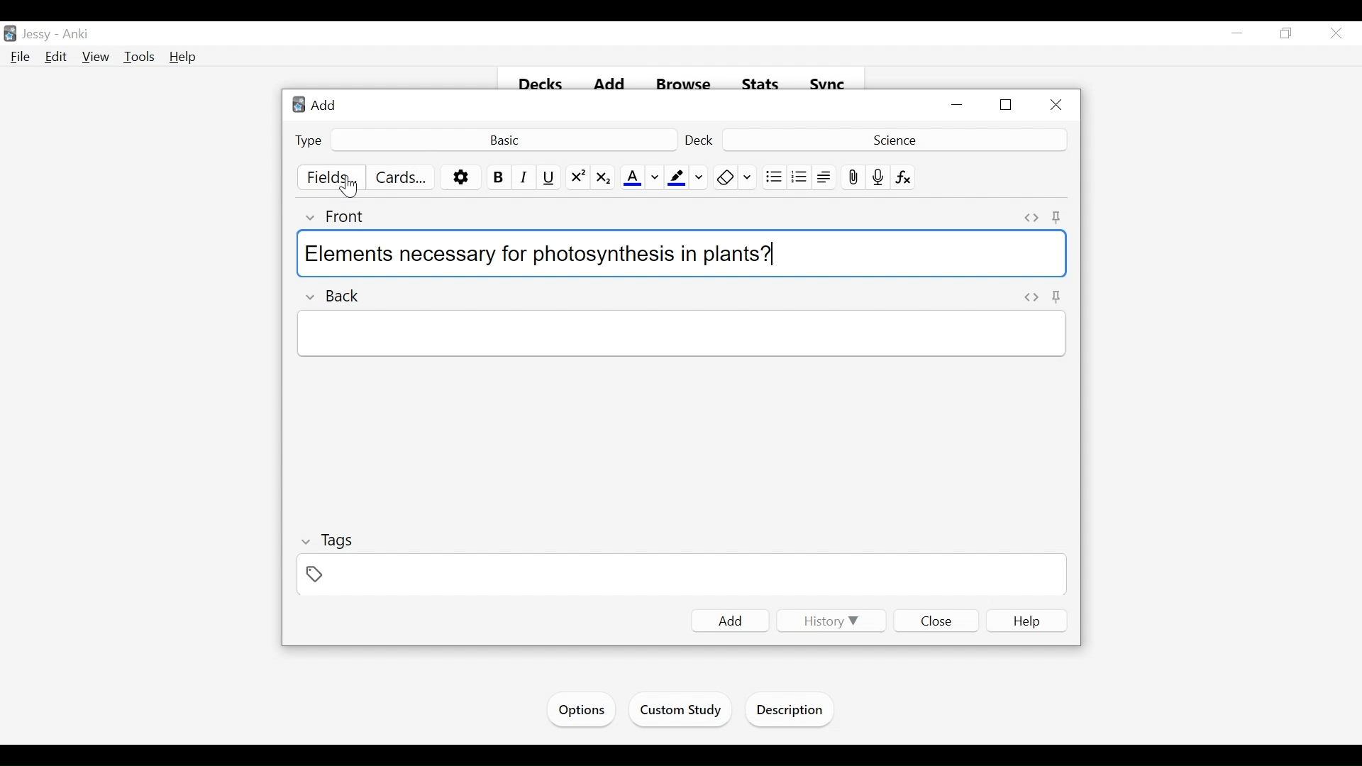 The height and width of the screenshot is (766, 1362). What do you see at coordinates (1032, 297) in the screenshot?
I see `Toggle HTML Editor` at bounding box center [1032, 297].